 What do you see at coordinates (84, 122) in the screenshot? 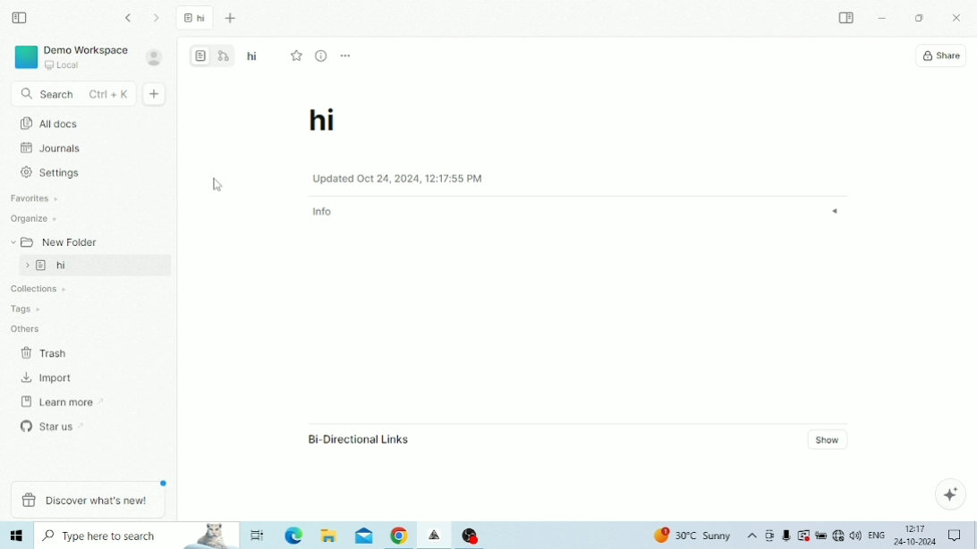
I see `All docs` at bounding box center [84, 122].